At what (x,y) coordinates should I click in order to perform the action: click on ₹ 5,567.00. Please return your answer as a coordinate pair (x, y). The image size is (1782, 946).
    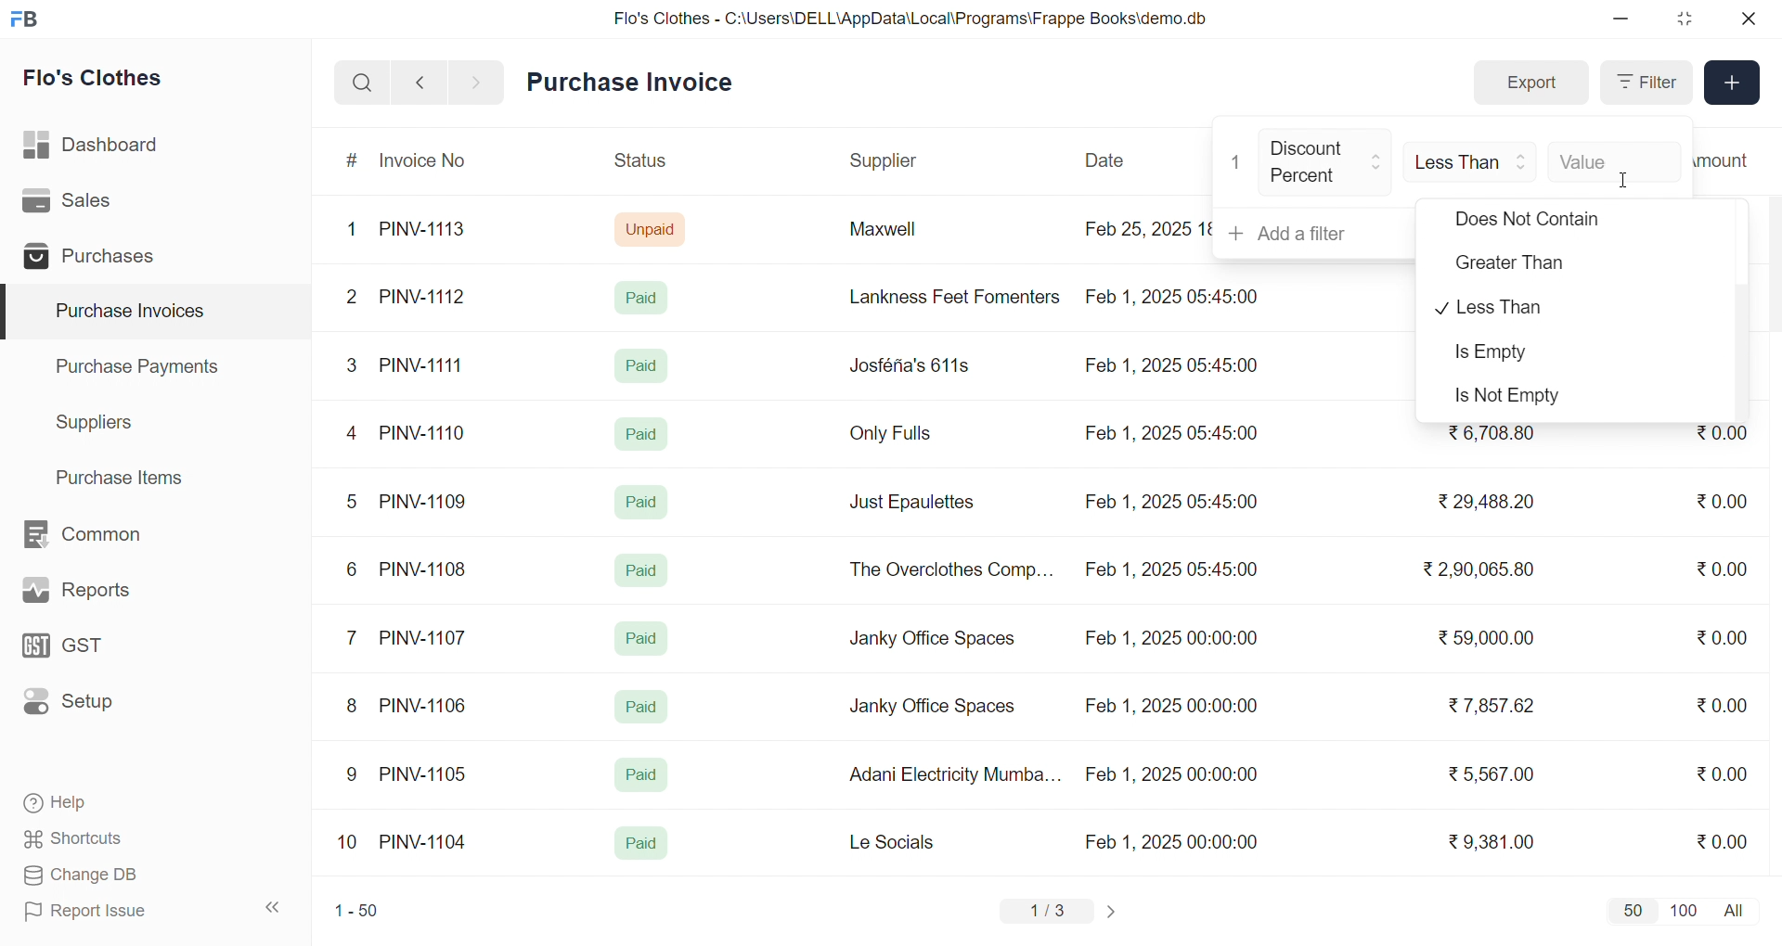
    Looking at the image, I should click on (1487, 773).